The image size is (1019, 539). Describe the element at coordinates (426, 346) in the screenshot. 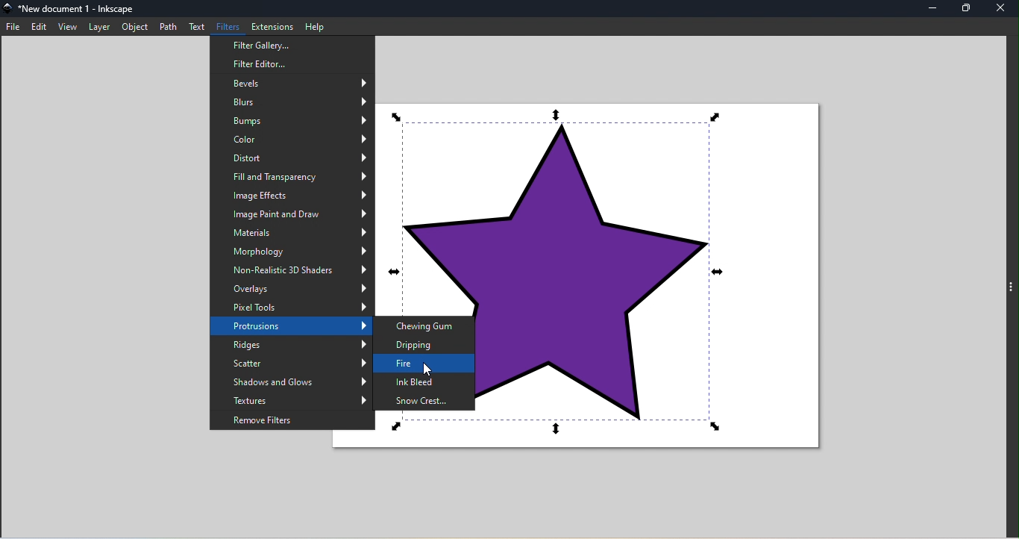

I see `Dripping` at that location.